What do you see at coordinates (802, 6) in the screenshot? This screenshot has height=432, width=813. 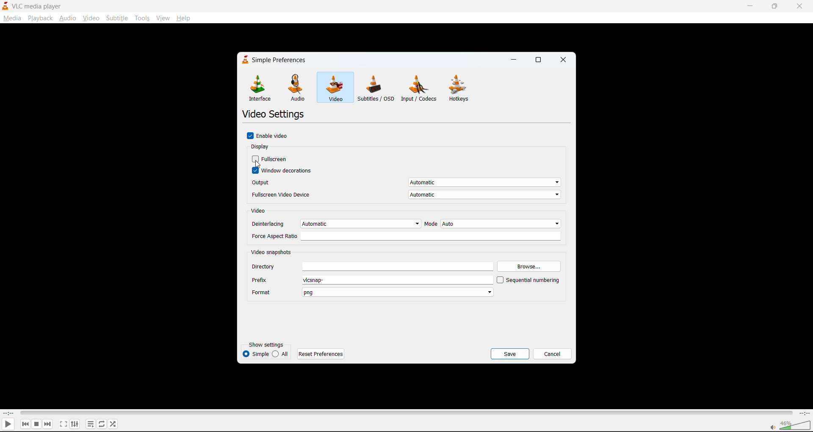 I see `close` at bounding box center [802, 6].